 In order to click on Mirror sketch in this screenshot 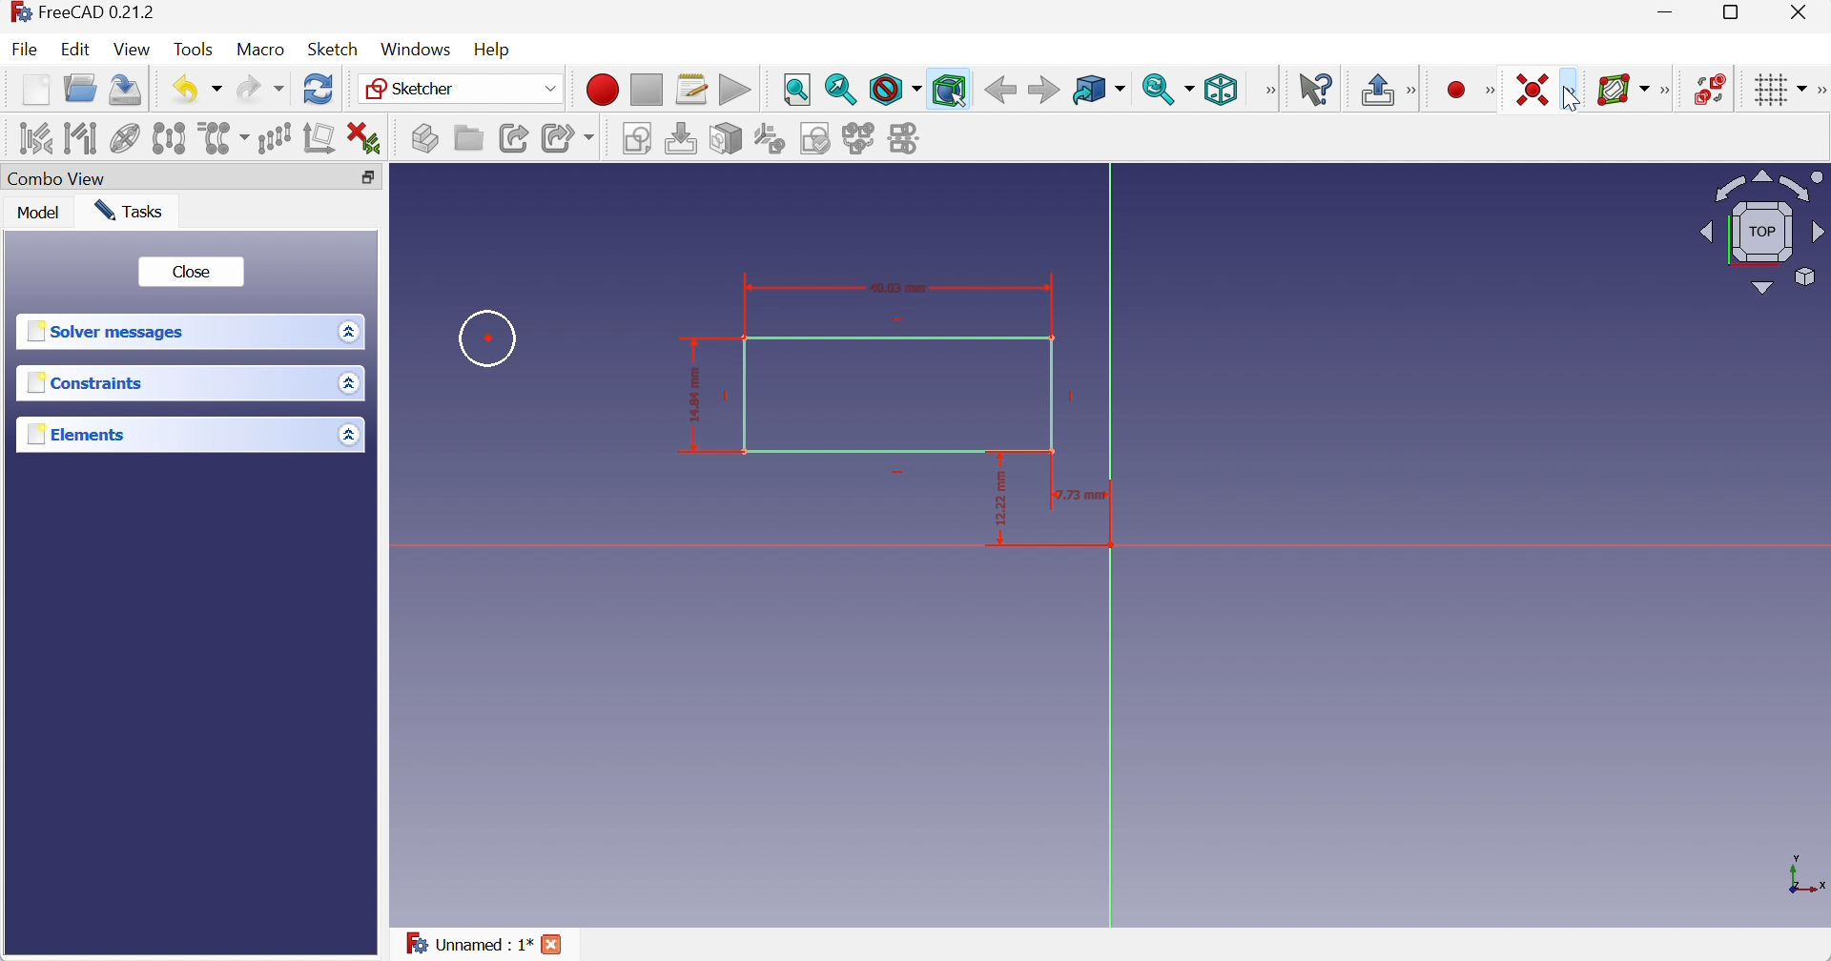, I will do `click(908, 140)`.